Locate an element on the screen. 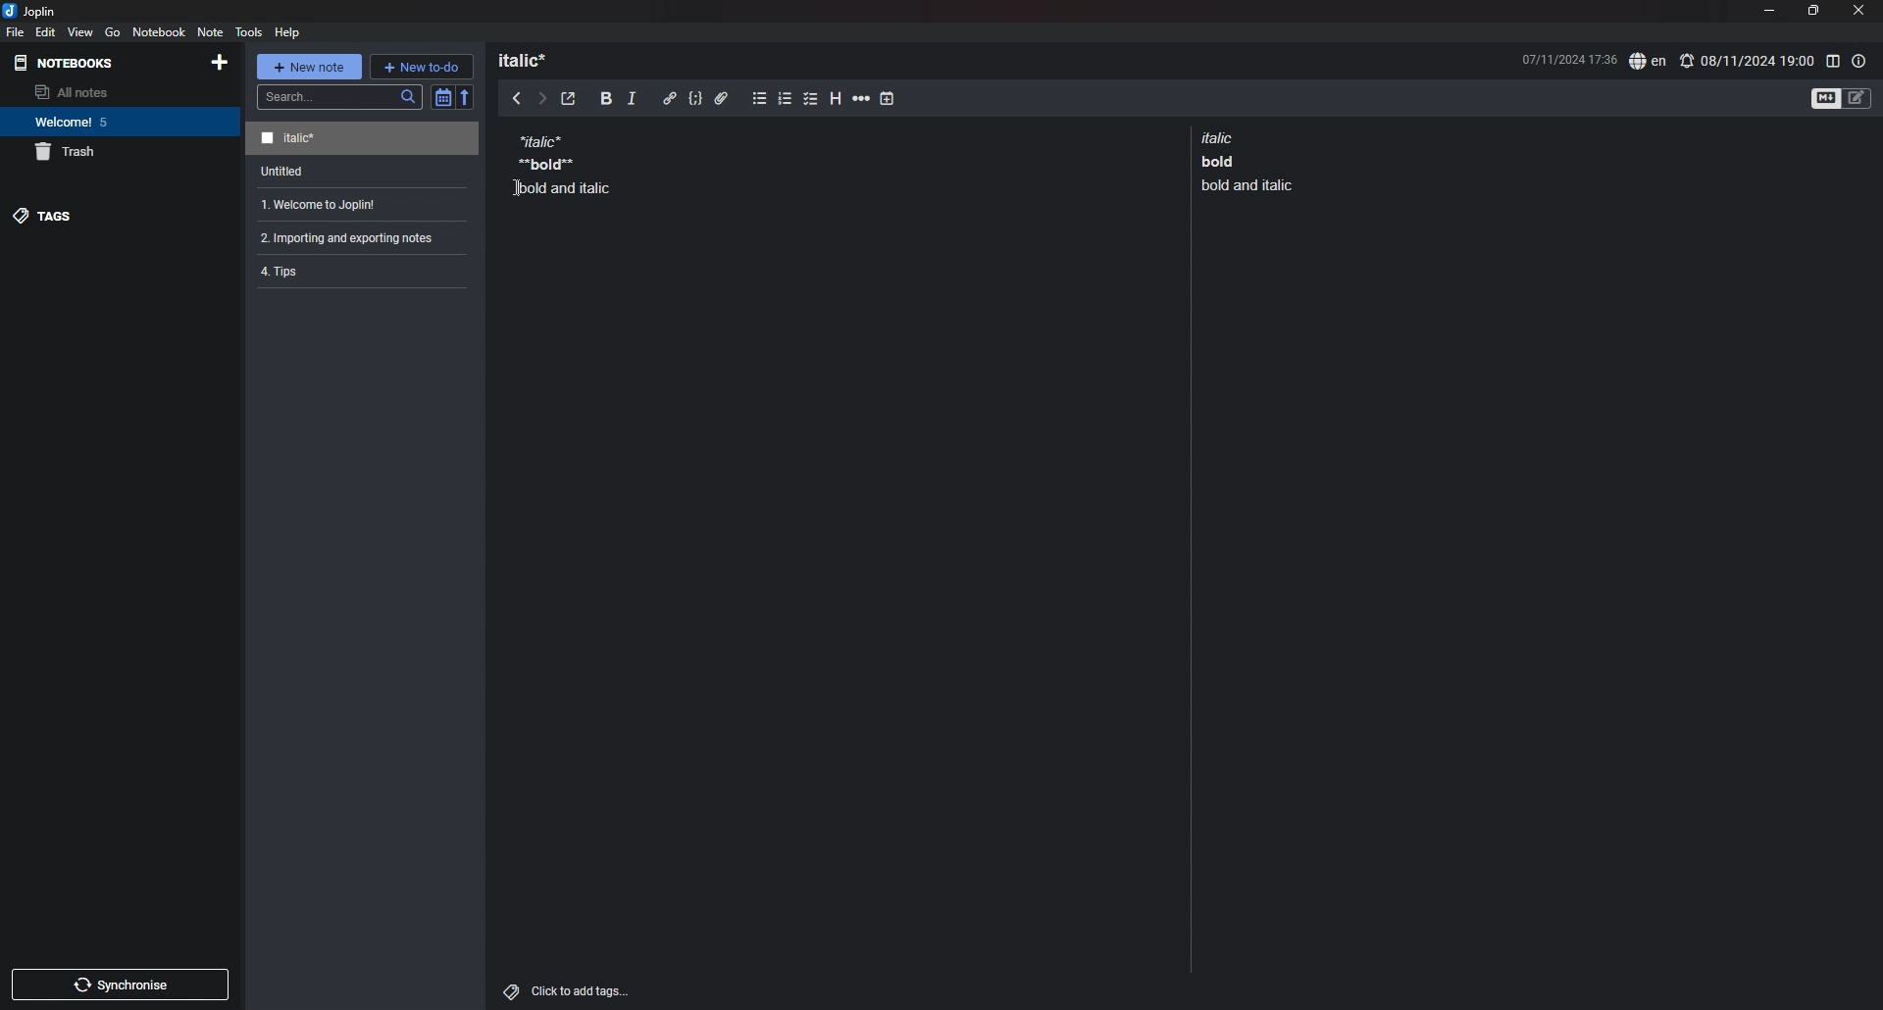 The height and width of the screenshot is (1010, 1883). horizontal rule is located at coordinates (861, 101).